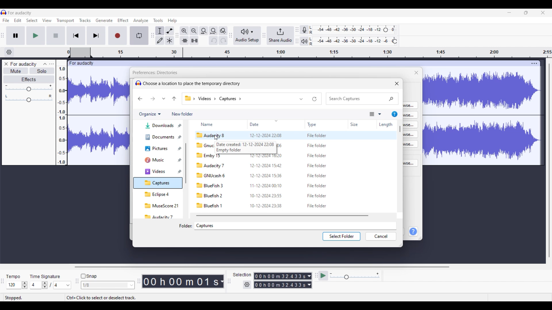 Image resolution: width=552 pixels, height=310 pixels. What do you see at coordinates (141, 21) in the screenshot?
I see `Analyze menu` at bounding box center [141, 21].